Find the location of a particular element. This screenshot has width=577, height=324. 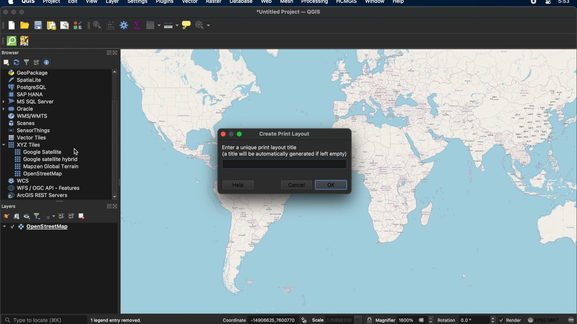

filter legend is located at coordinates (37, 217).